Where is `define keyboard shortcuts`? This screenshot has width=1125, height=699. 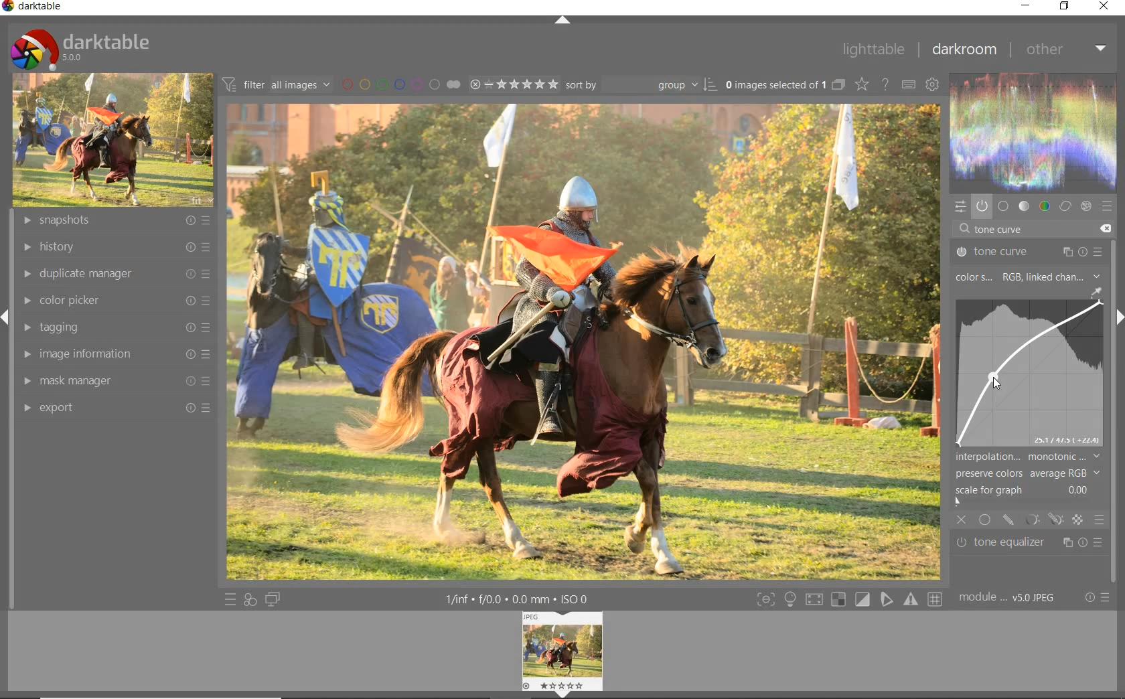 define keyboard shortcuts is located at coordinates (908, 85).